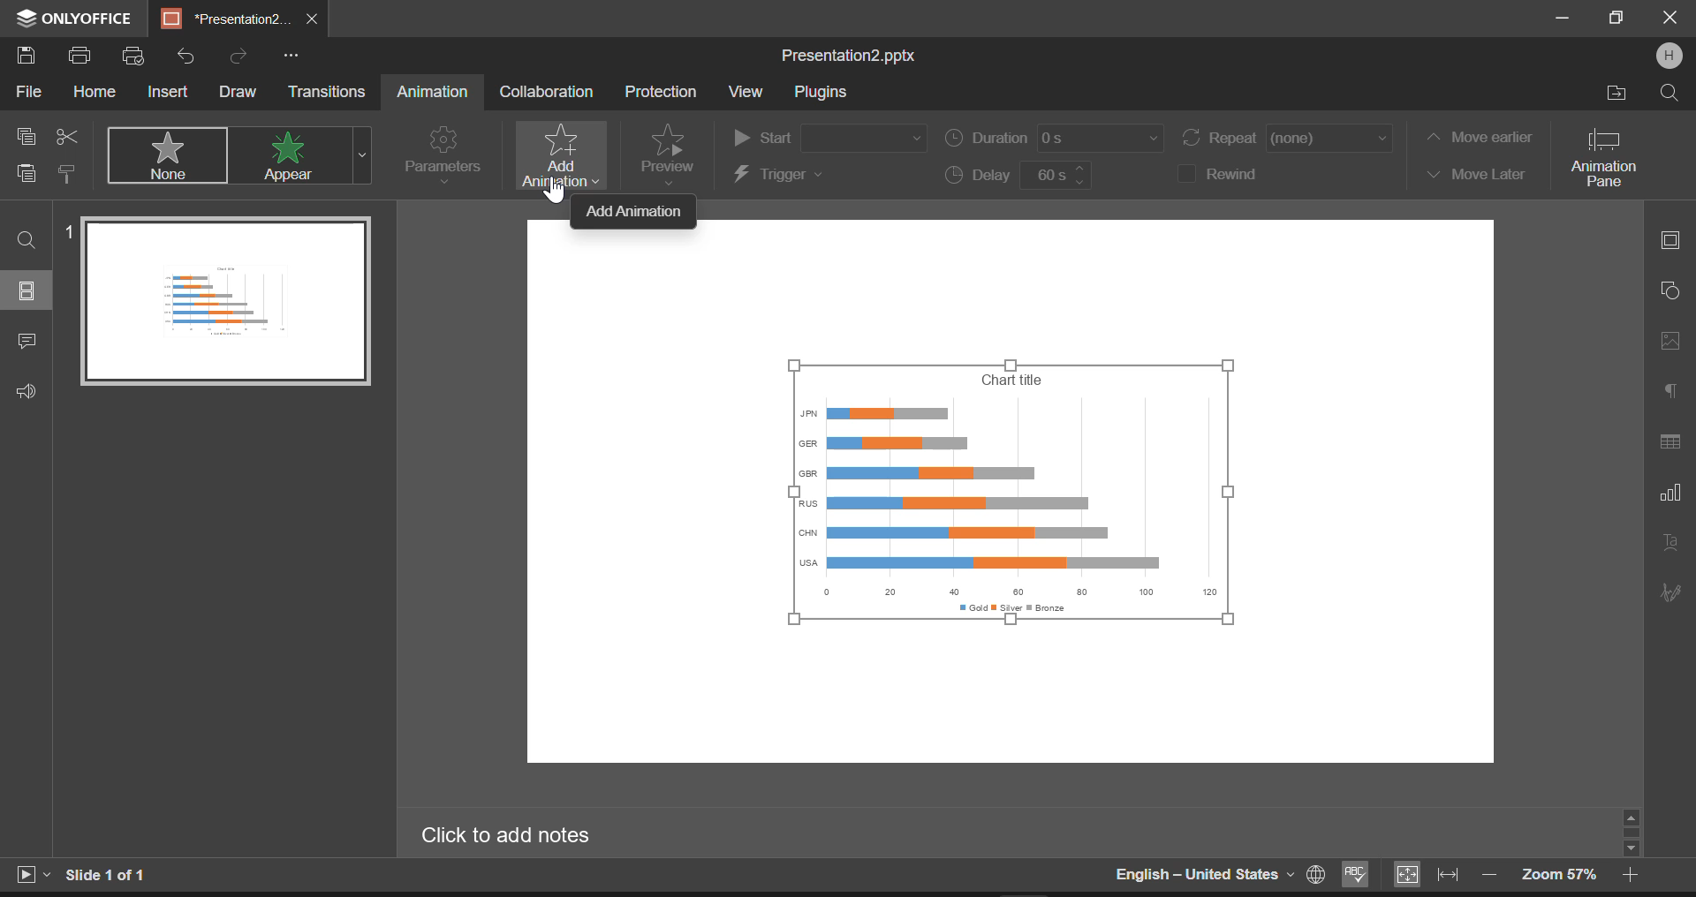 The width and height of the screenshot is (1696, 897). Describe the element at coordinates (314, 19) in the screenshot. I see `Close Tab` at that location.